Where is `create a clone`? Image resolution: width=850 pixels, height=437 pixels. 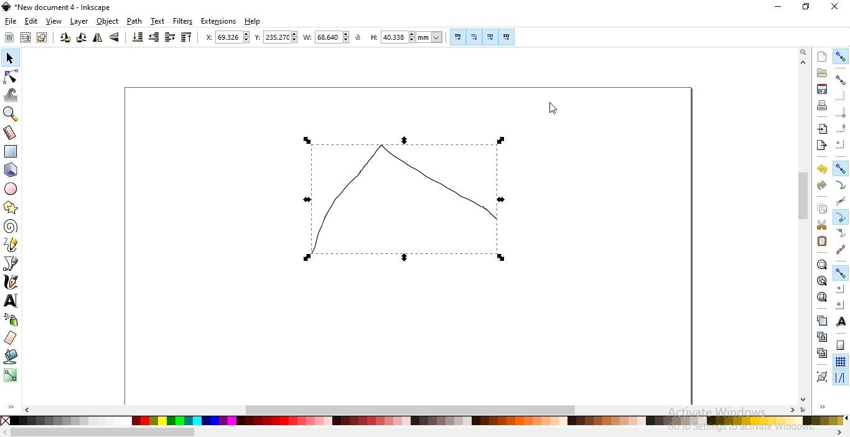 create a clone is located at coordinates (821, 336).